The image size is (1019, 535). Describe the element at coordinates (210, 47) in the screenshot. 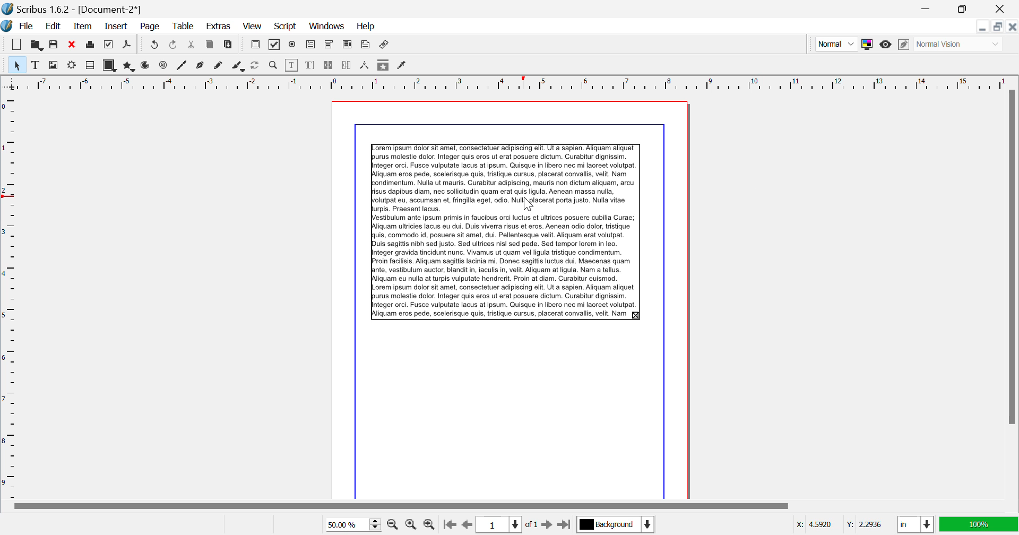

I see `Copy` at that location.